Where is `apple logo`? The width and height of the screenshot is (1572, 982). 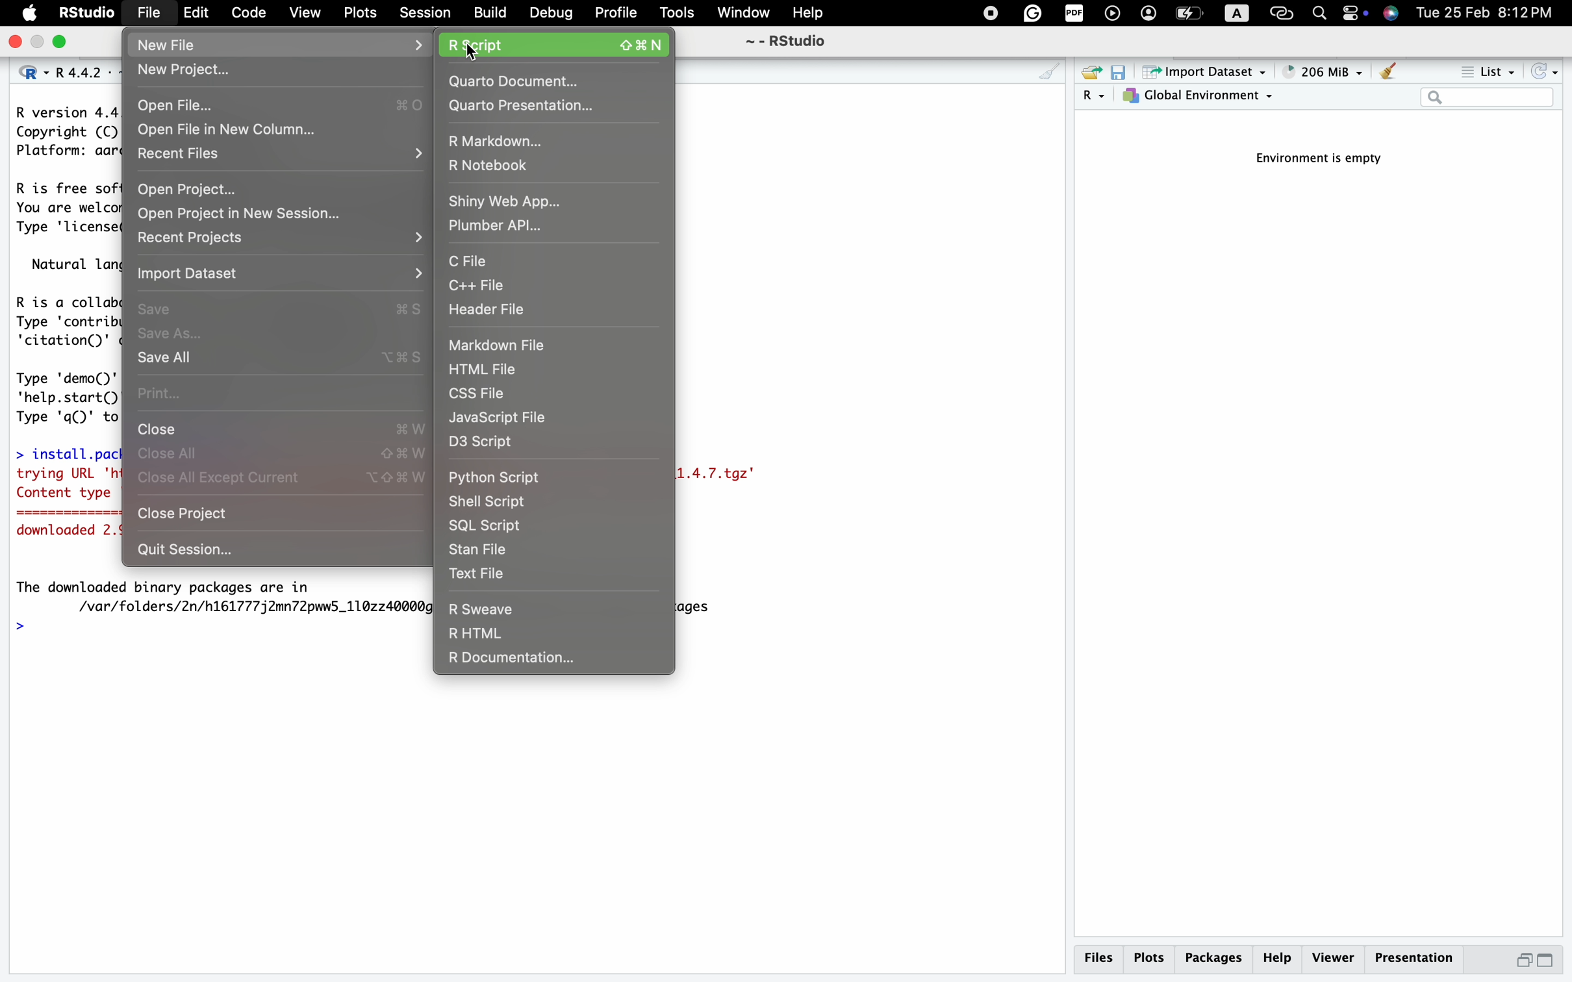 apple logo is located at coordinates (26, 14).